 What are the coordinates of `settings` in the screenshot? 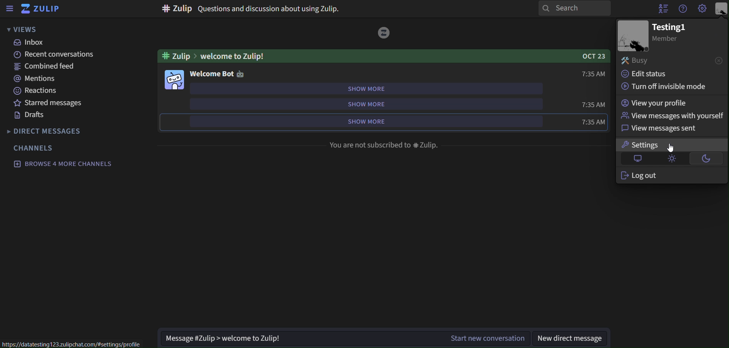 It's located at (649, 144).